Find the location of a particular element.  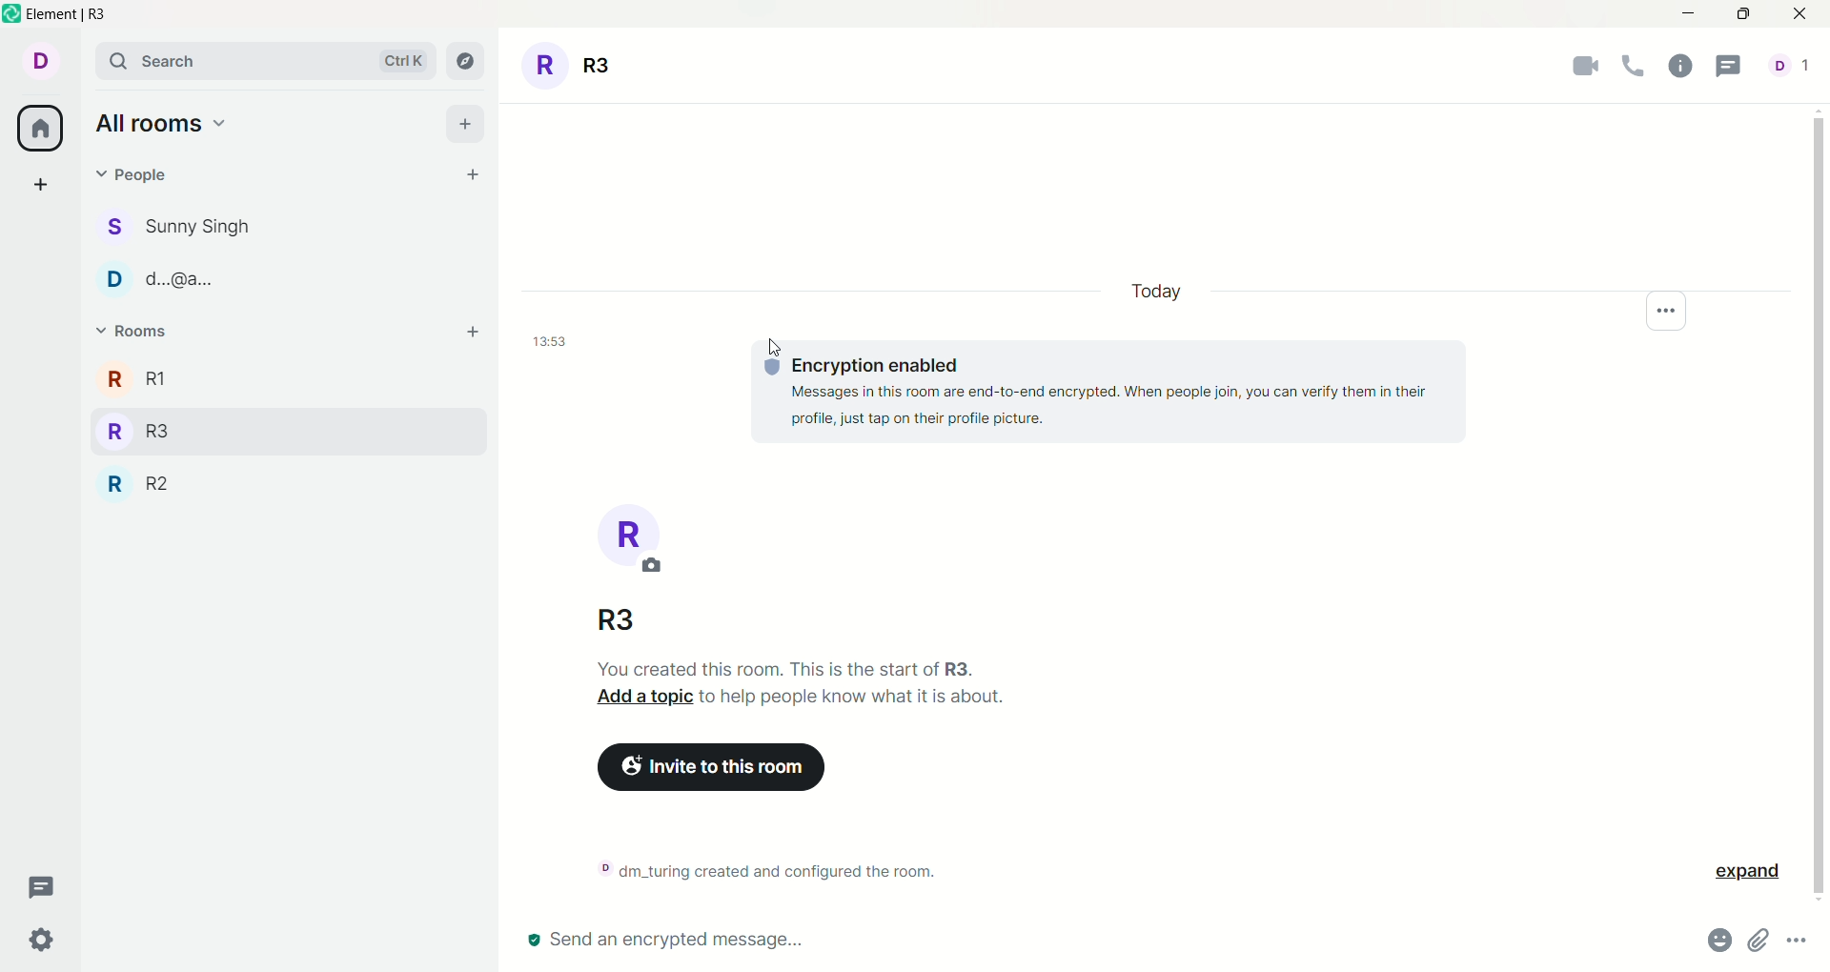

threads is located at coordinates (50, 888).